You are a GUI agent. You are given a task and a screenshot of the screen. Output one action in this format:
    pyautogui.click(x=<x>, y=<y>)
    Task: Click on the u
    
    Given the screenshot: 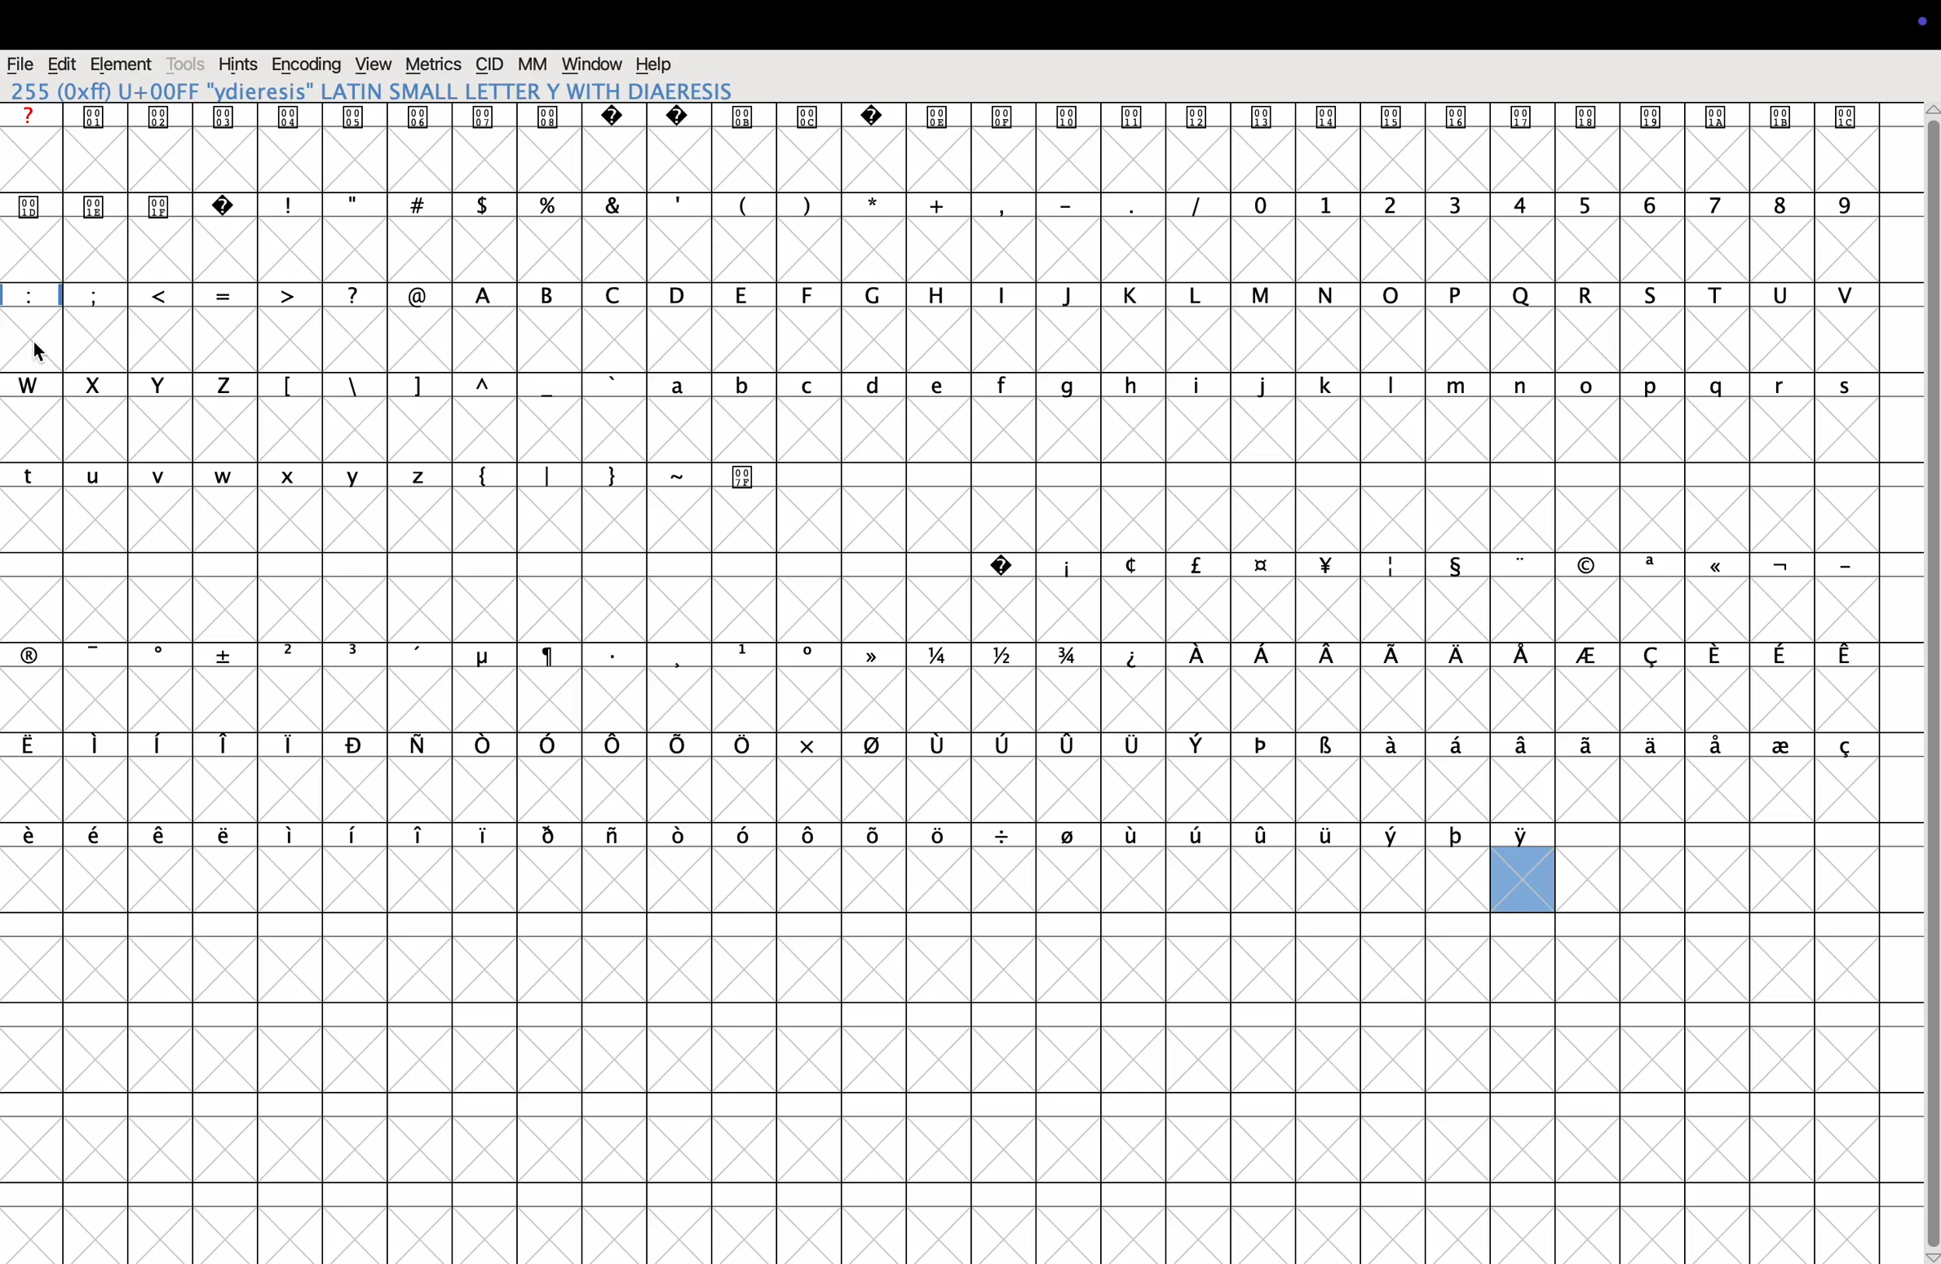 What is the action you would take?
    pyautogui.click(x=102, y=506)
    